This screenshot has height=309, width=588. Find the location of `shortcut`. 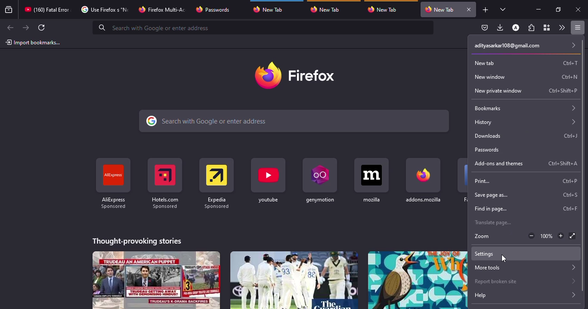

shortcut is located at coordinates (569, 208).